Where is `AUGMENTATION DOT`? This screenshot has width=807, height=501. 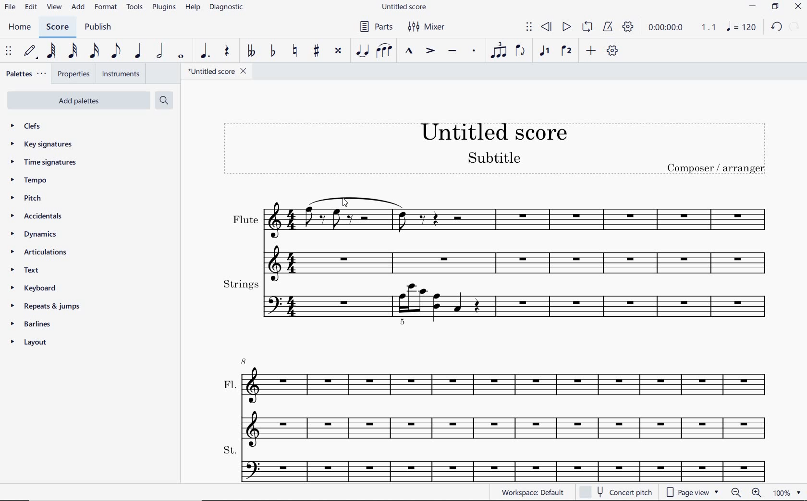
AUGMENTATION DOT is located at coordinates (205, 51).